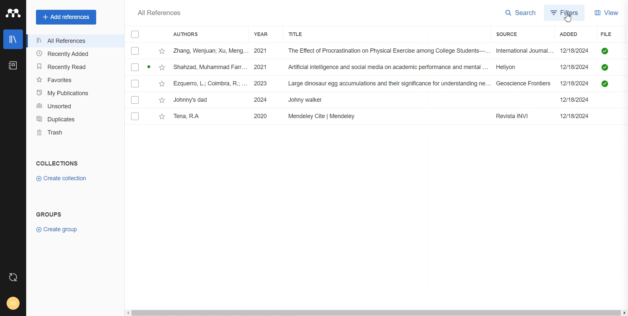 This screenshot has width=628, height=316. Describe the element at coordinates (505, 34) in the screenshot. I see `Source` at that location.